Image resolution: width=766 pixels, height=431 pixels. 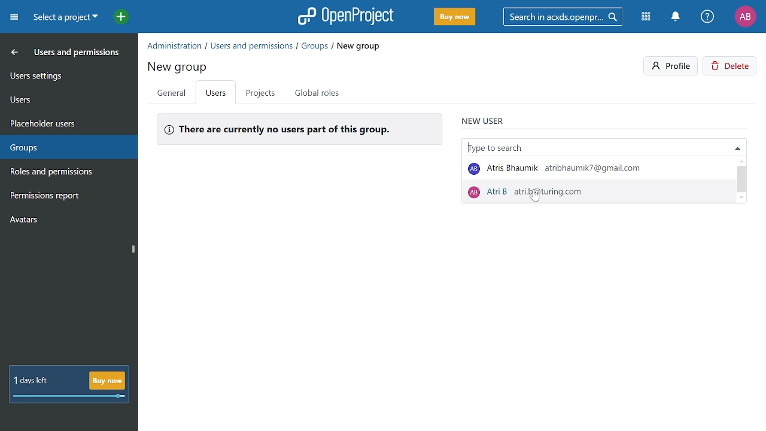 I want to click on Delete, so click(x=731, y=67).